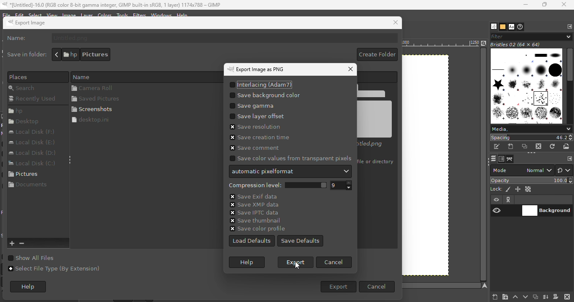  Describe the element at coordinates (261, 138) in the screenshot. I see `save creation time` at that location.